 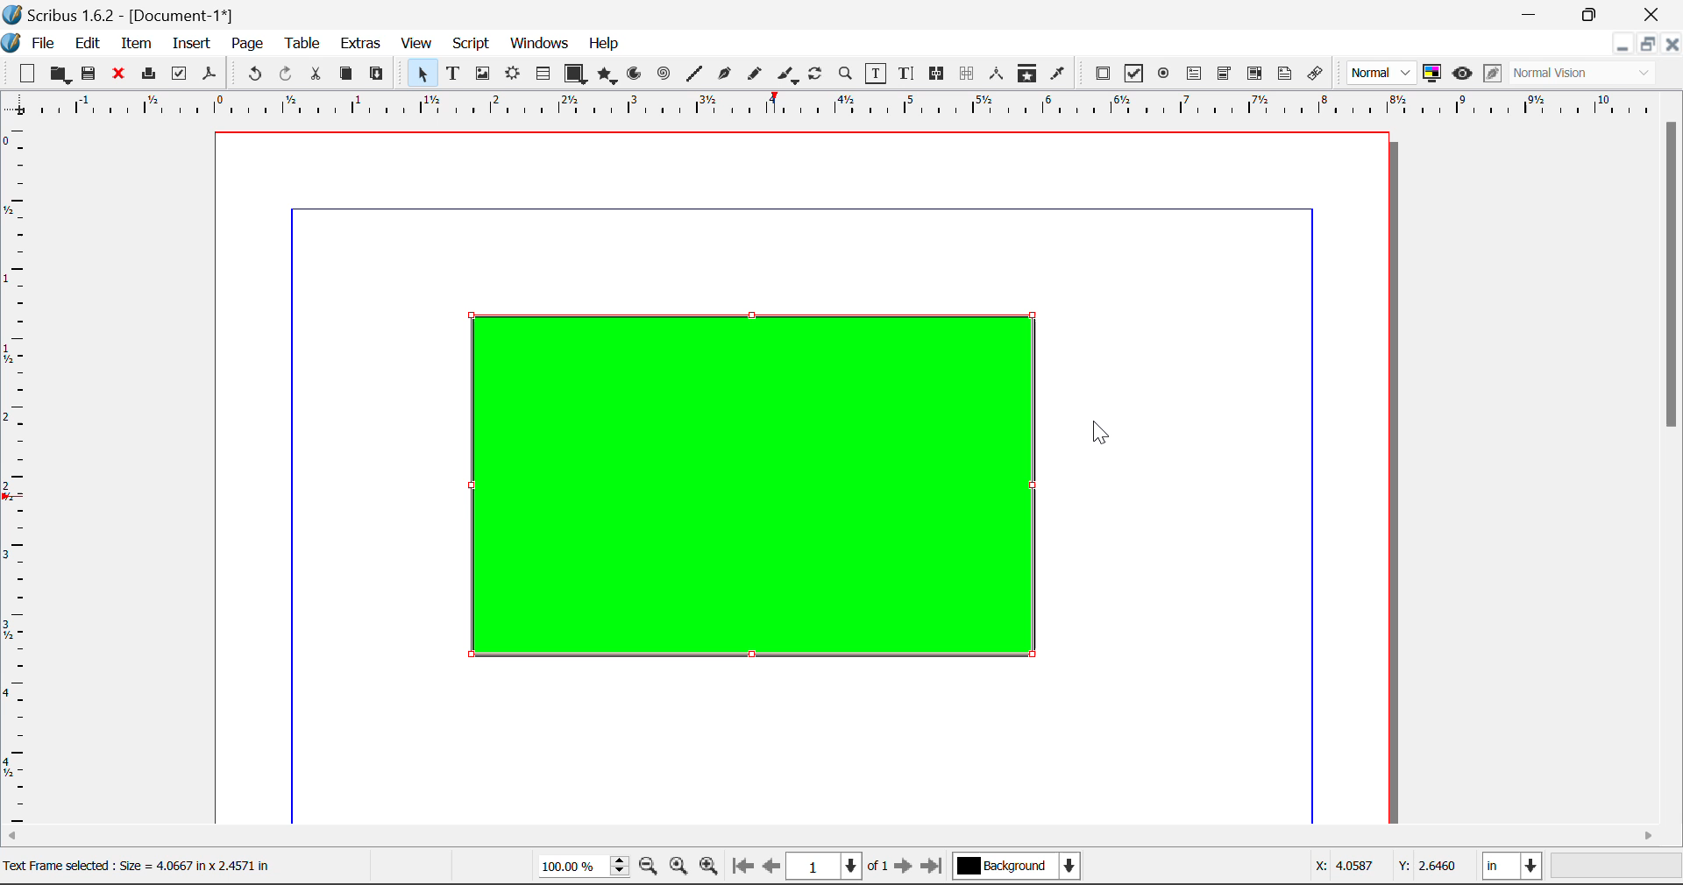 What do you see at coordinates (1382, 74) in the screenshot?
I see `Preview Mode` at bounding box center [1382, 74].